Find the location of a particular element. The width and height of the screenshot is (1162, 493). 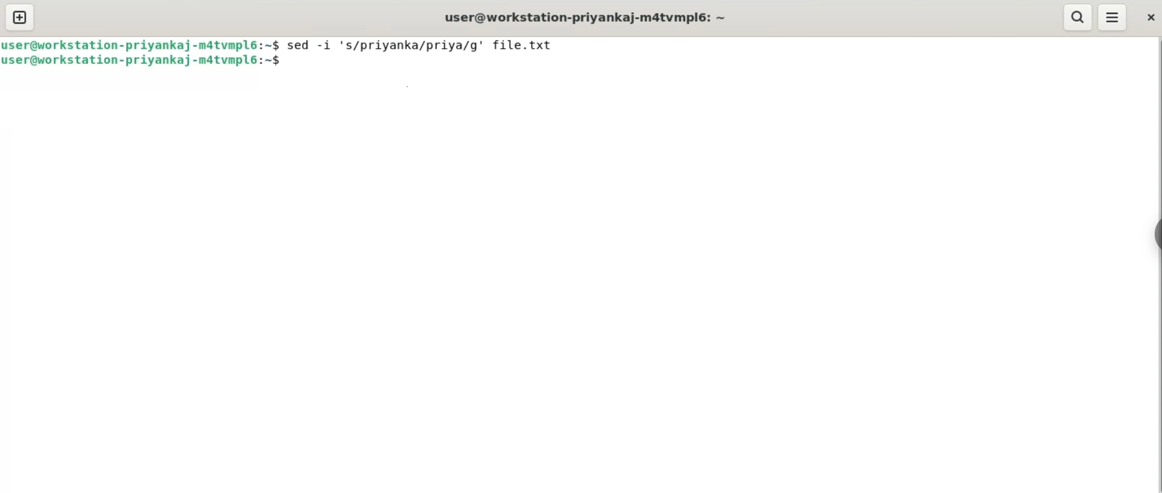

search is located at coordinates (1079, 17).